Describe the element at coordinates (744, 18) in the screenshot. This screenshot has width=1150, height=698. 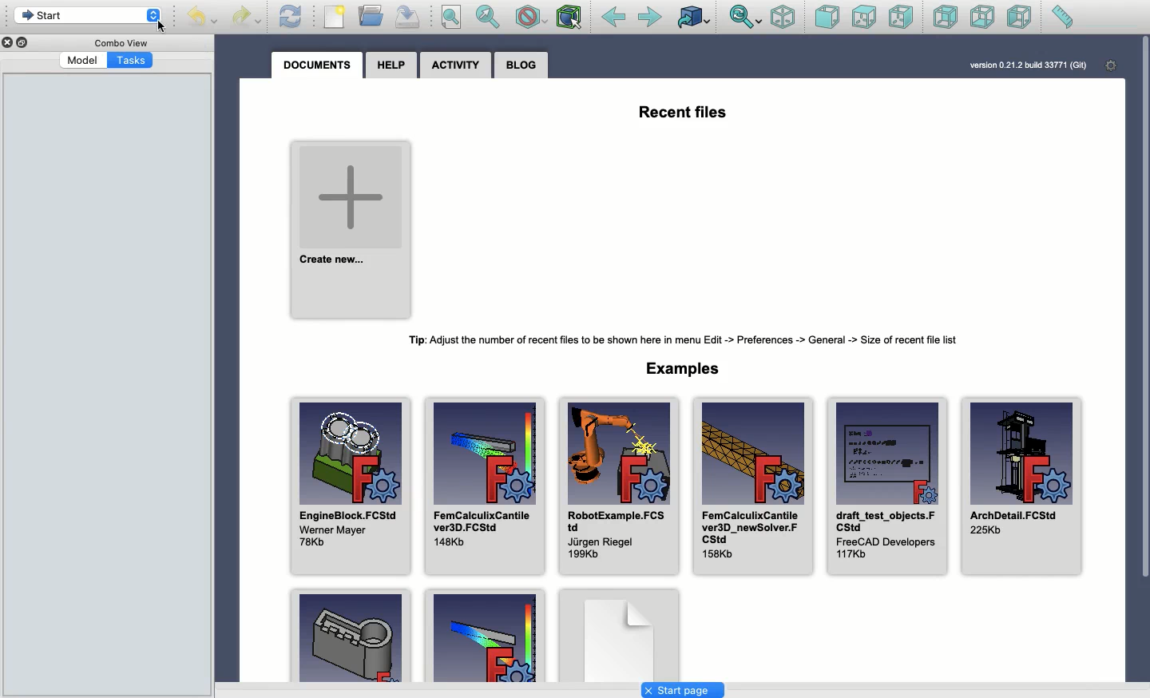
I see `Sync view` at that location.